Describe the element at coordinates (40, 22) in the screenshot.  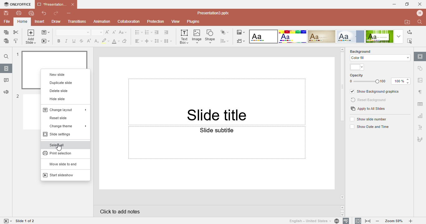
I see `Insert` at that location.